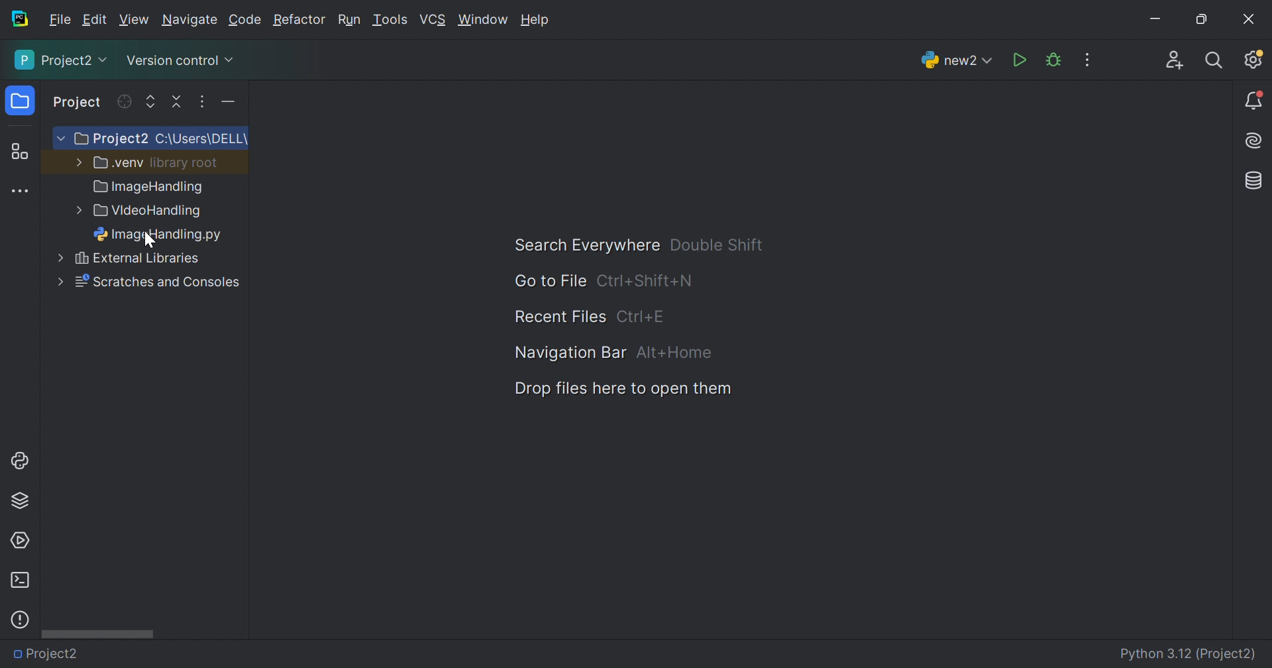  What do you see at coordinates (76, 211) in the screenshot?
I see `more` at bounding box center [76, 211].